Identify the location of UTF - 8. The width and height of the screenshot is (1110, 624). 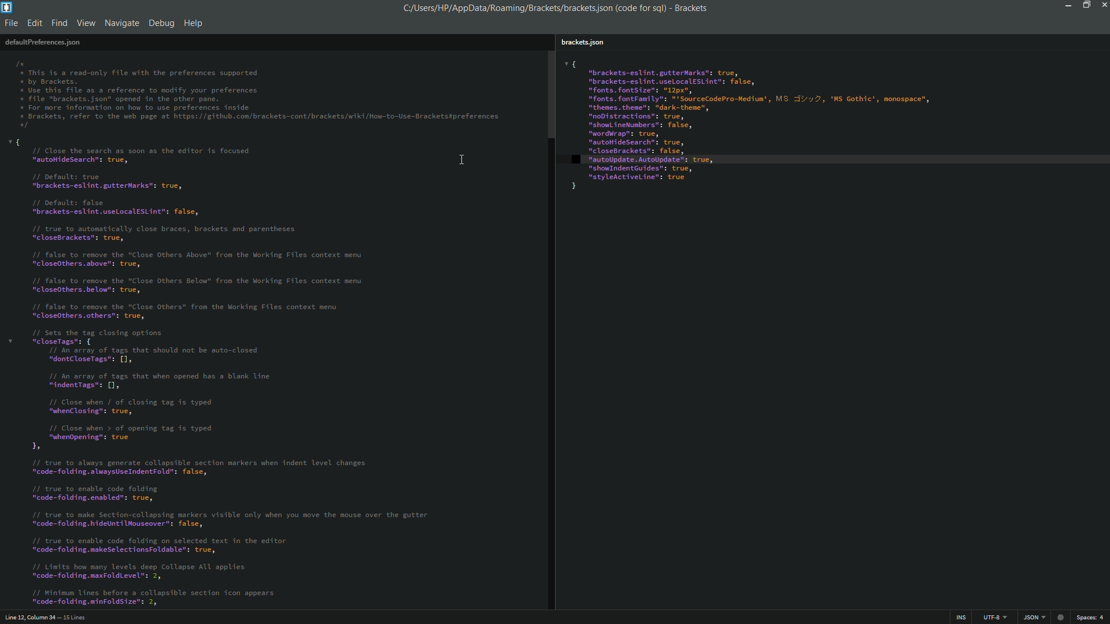
(991, 616).